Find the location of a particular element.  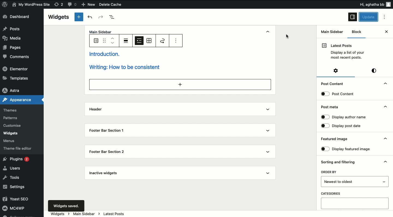

hide dropdown is located at coordinates (267, 32).